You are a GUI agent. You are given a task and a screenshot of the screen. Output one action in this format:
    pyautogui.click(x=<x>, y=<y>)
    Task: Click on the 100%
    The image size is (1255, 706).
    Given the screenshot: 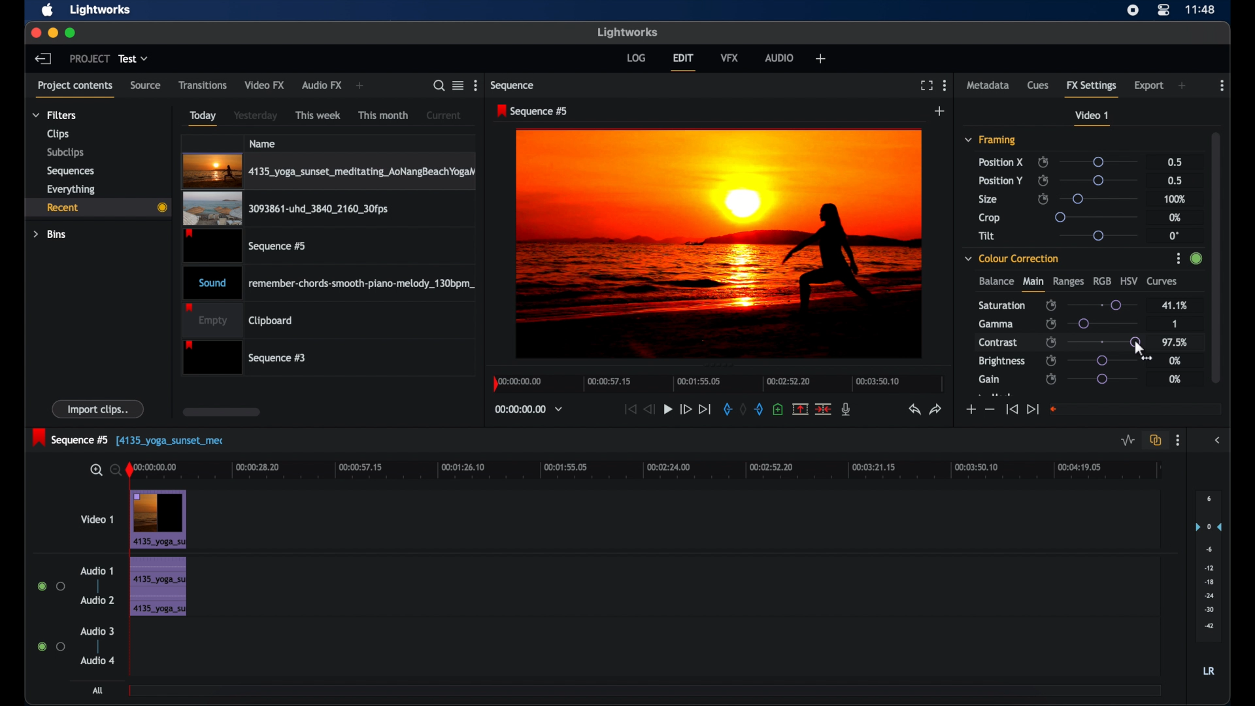 What is the action you would take?
    pyautogui.click(x=1175, y=199)
    